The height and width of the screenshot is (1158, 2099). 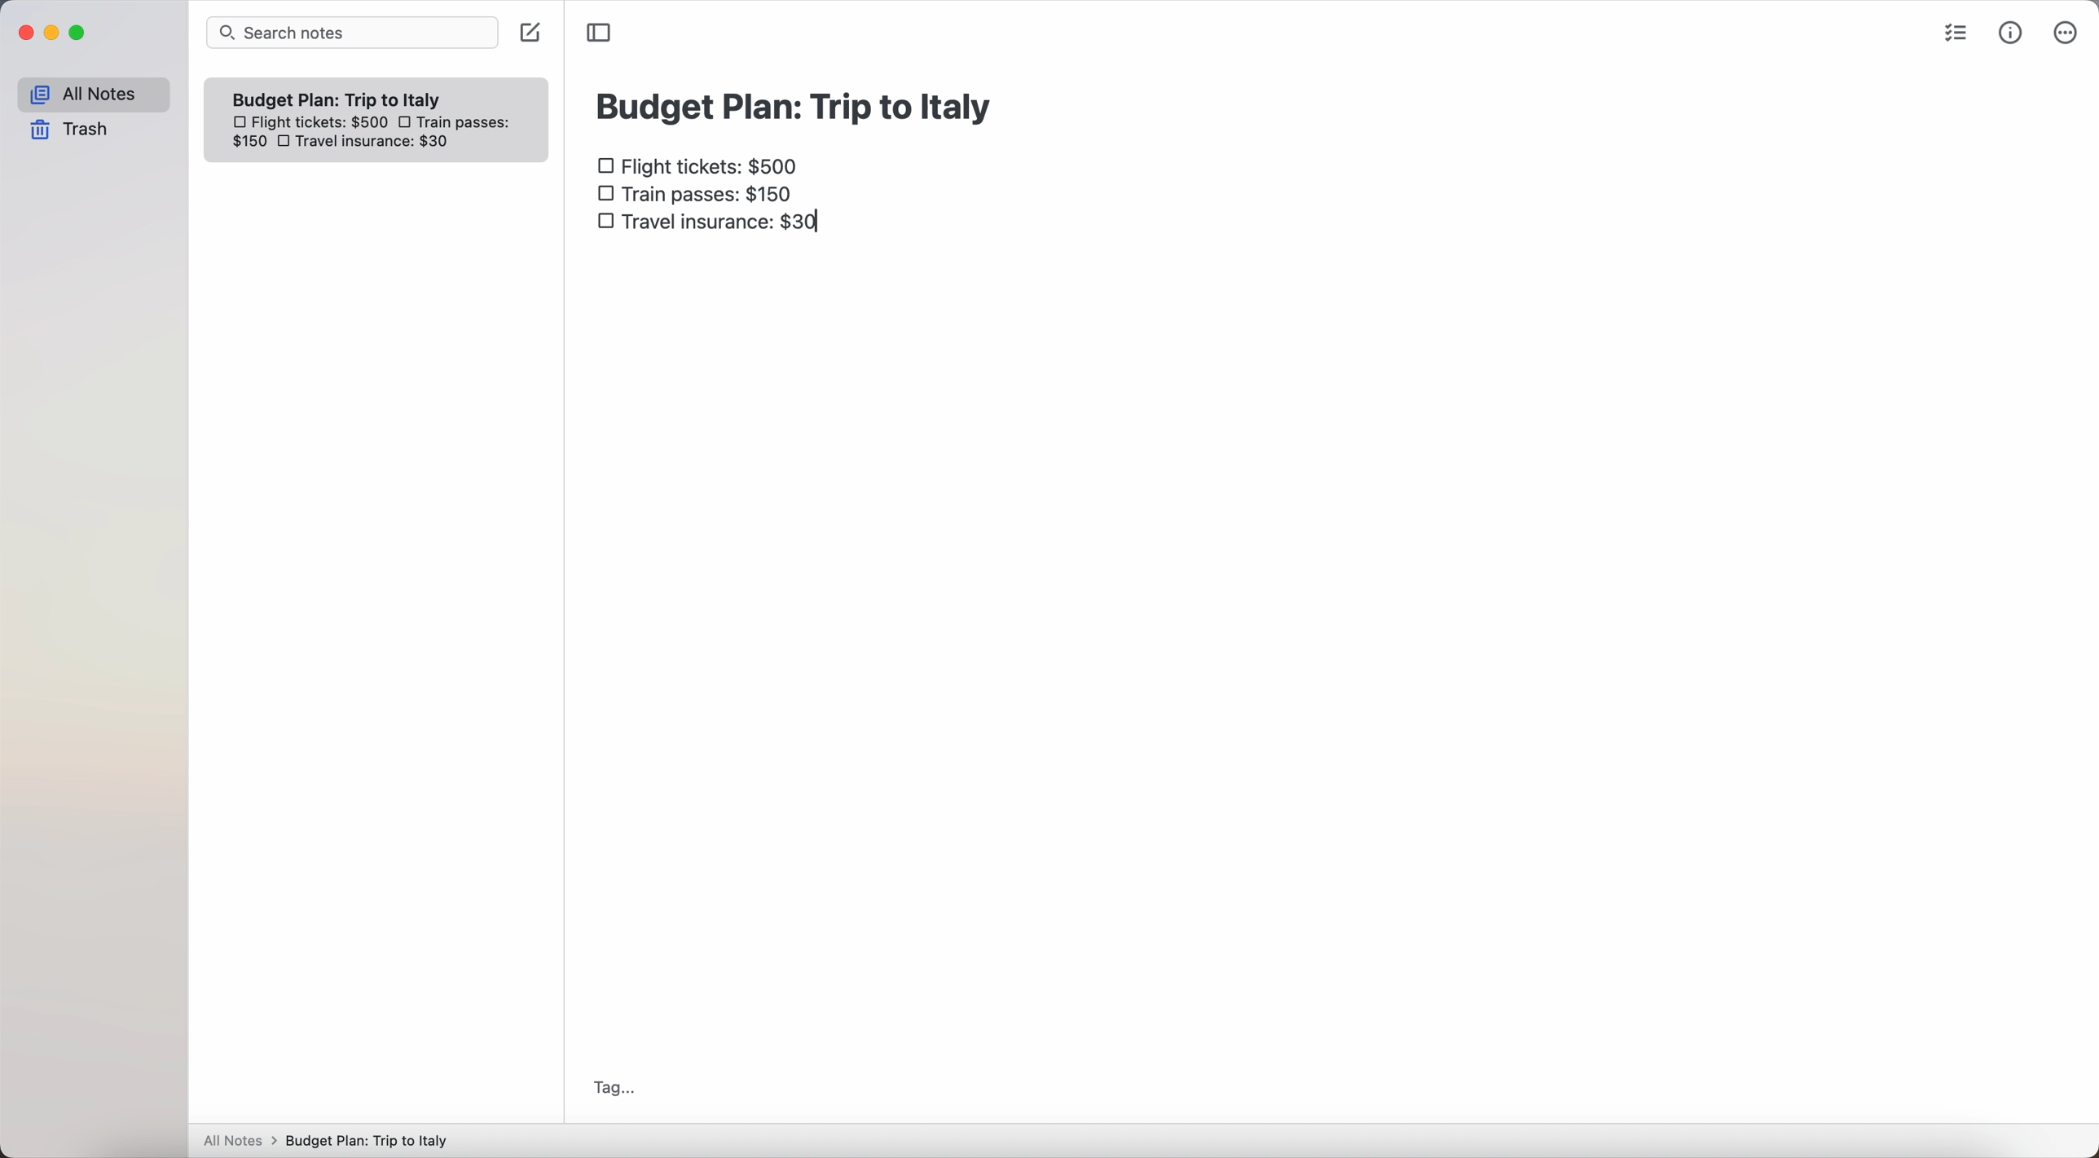 What do you see at coordinates (408, 122) in the screenshot?
I see `checkbox` at bounding box center [408, 122].